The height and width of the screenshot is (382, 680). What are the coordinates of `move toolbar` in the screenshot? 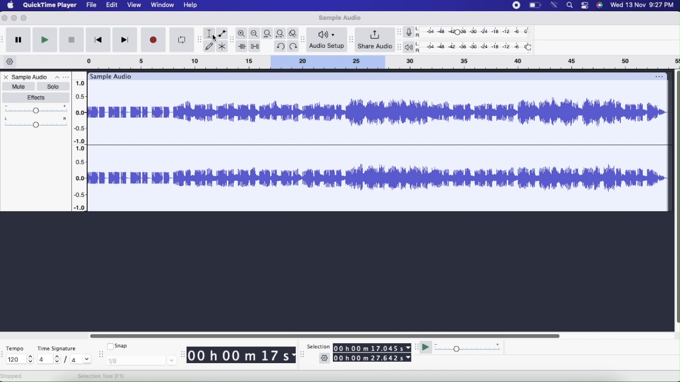 It's located at (4, 354).